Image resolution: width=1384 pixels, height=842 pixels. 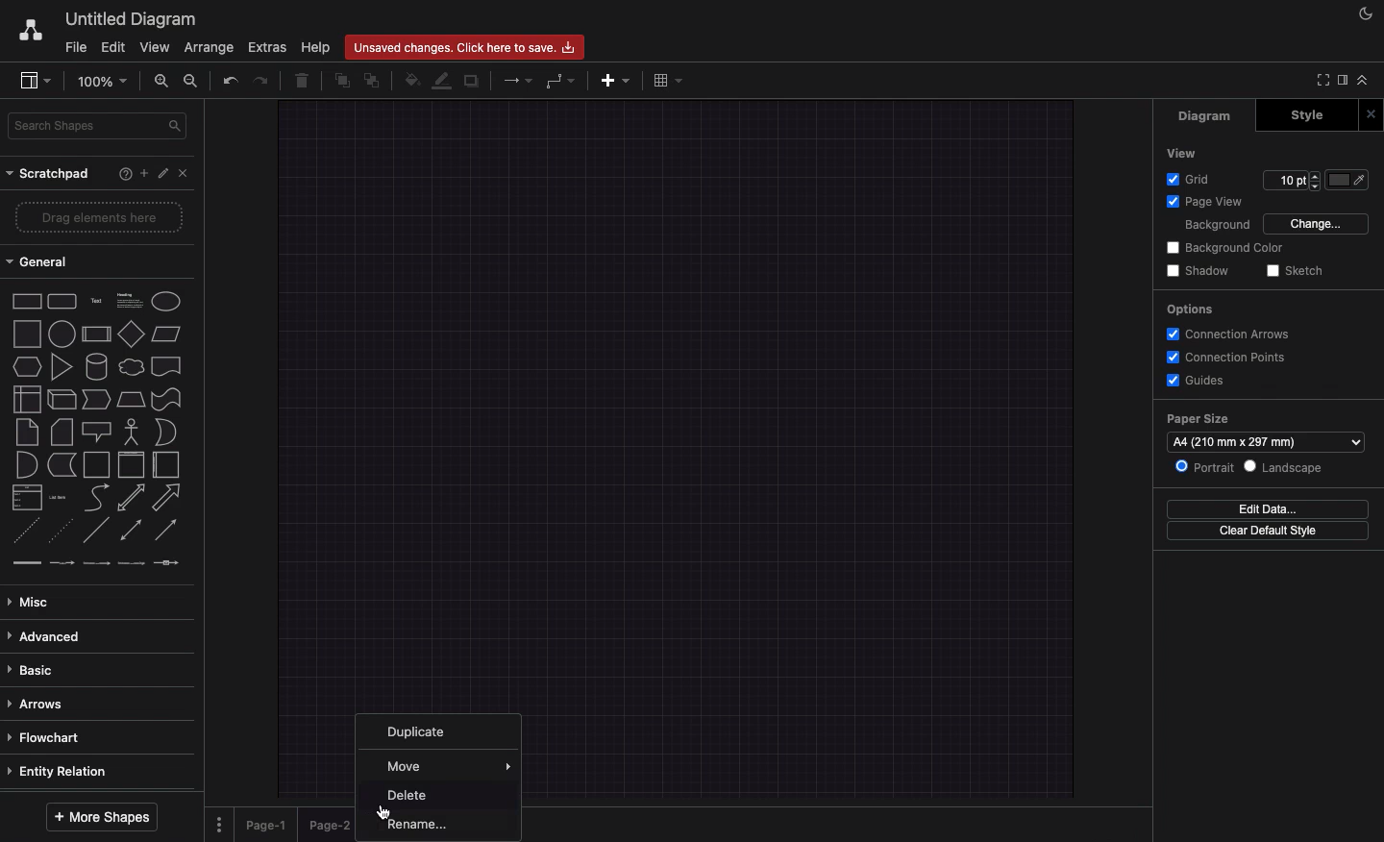 What do you see at coordinates (114, 46) in the screenshot?
I see `Edit` at bounding box center [114, 46].